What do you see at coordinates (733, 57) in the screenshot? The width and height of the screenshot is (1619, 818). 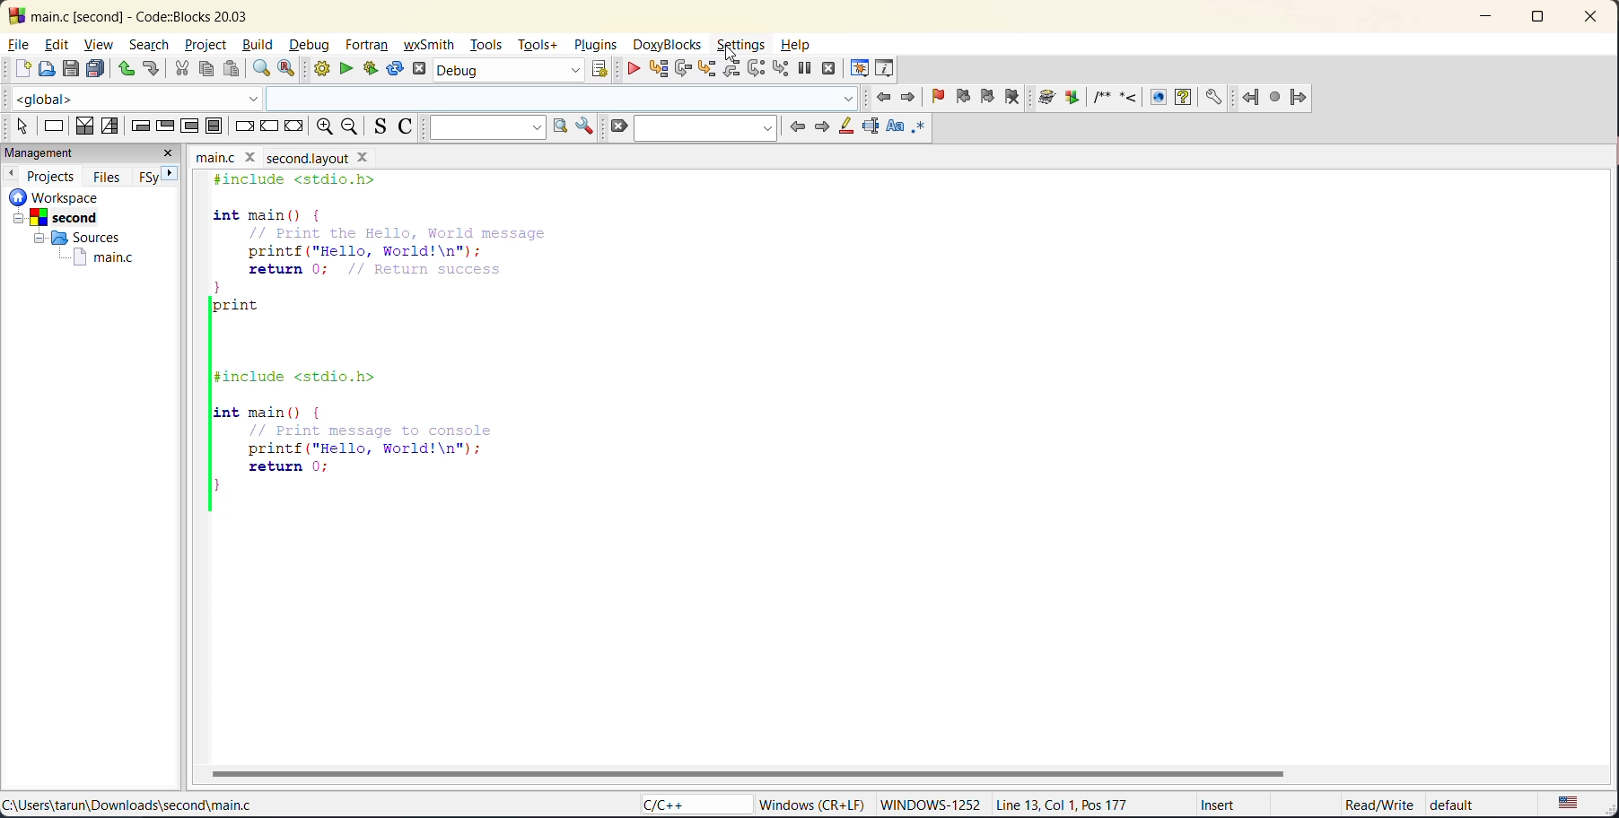 I see `cursor` at bounding box center [733, 57].